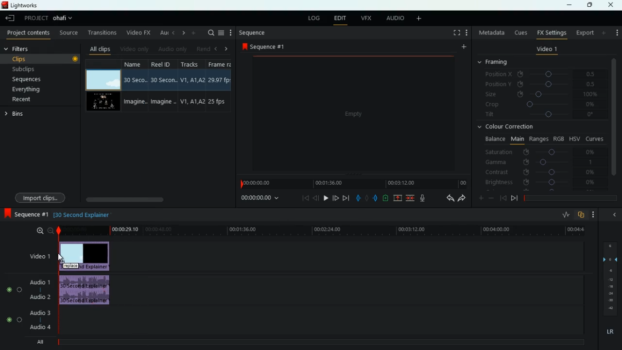 The height and width of the screenshot is (350, 622). I want to click on project, so click(50, 18).